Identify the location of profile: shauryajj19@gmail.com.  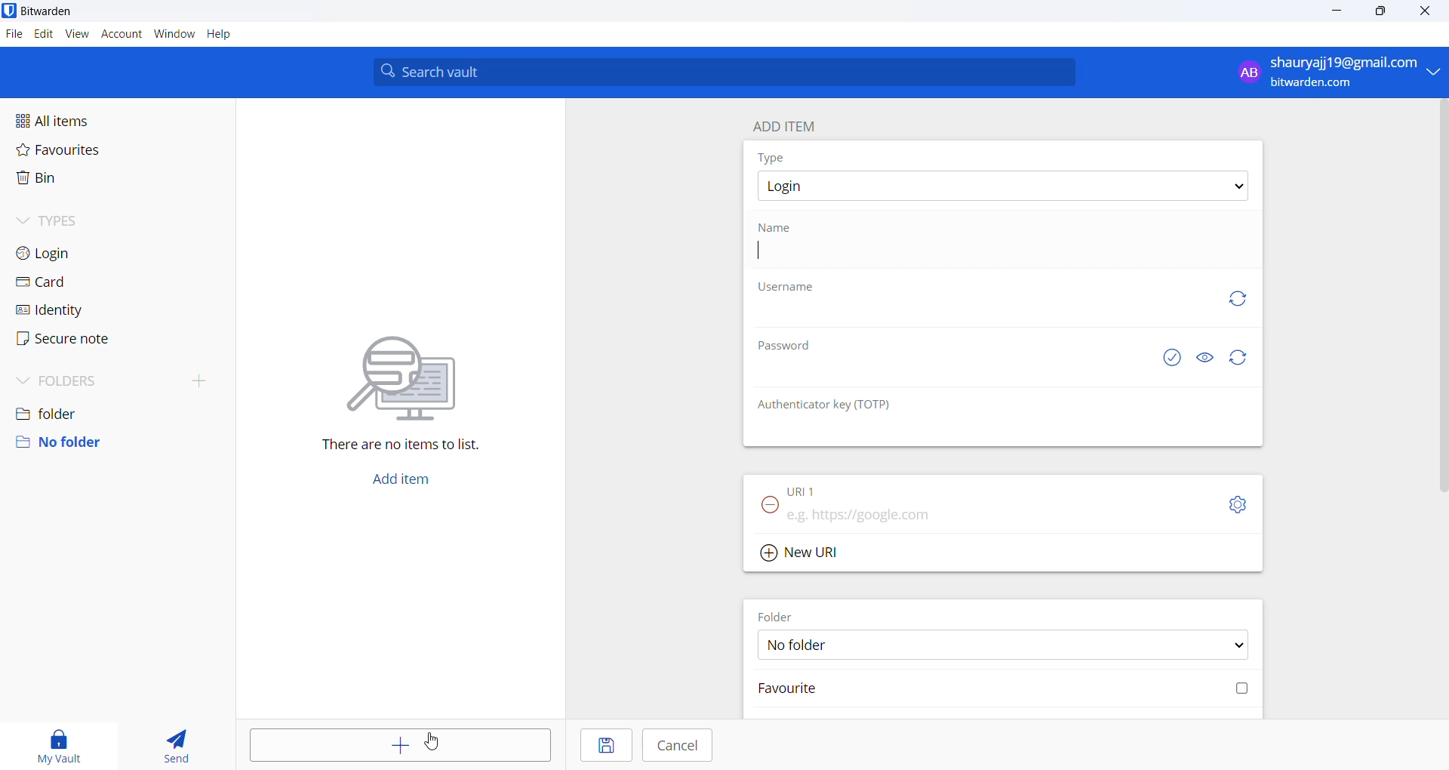
(1334, 72).